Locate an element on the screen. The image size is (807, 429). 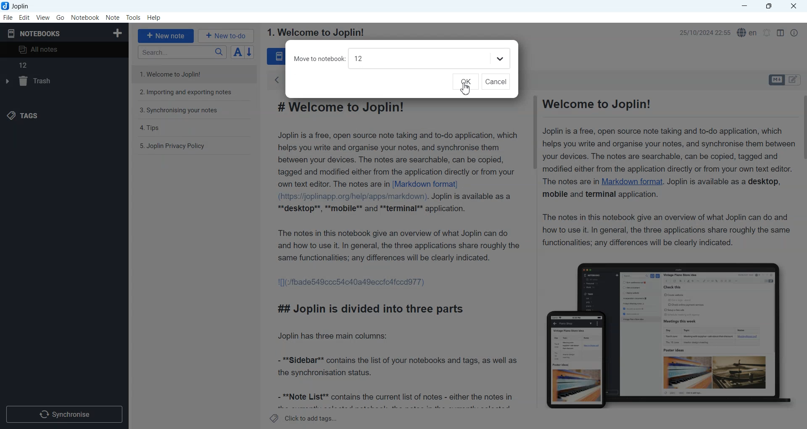
Toggle editors is located at coordinates (795, 80).